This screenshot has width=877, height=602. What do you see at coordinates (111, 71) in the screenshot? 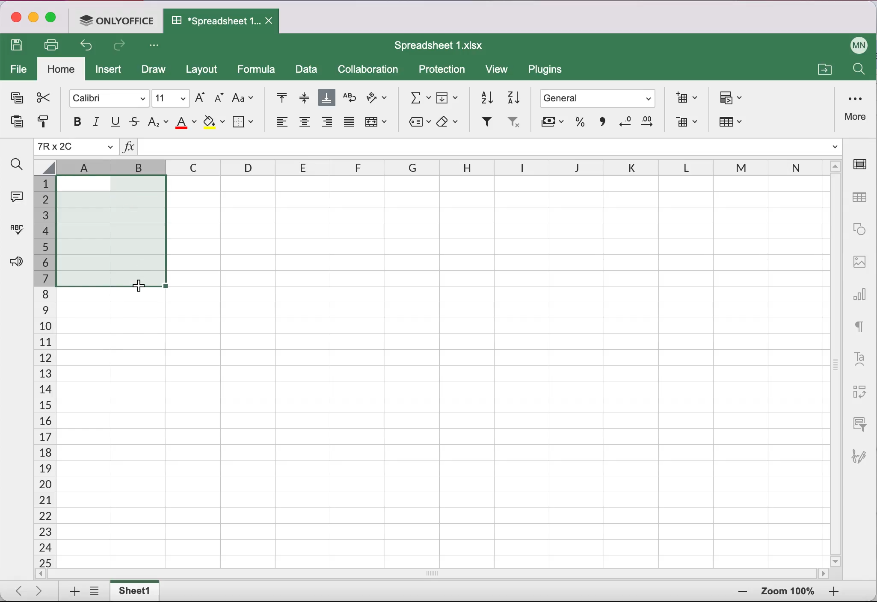
I see `insert` at bounding box center [111, 71].